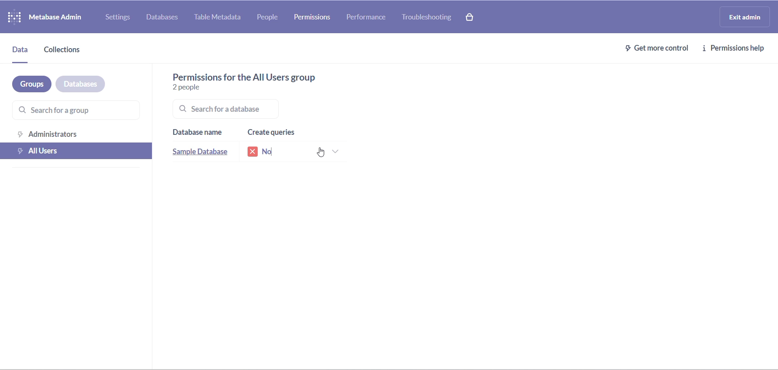  Describe the element at coordinates (273, 18) in the screenshot. I see `people` at that location.